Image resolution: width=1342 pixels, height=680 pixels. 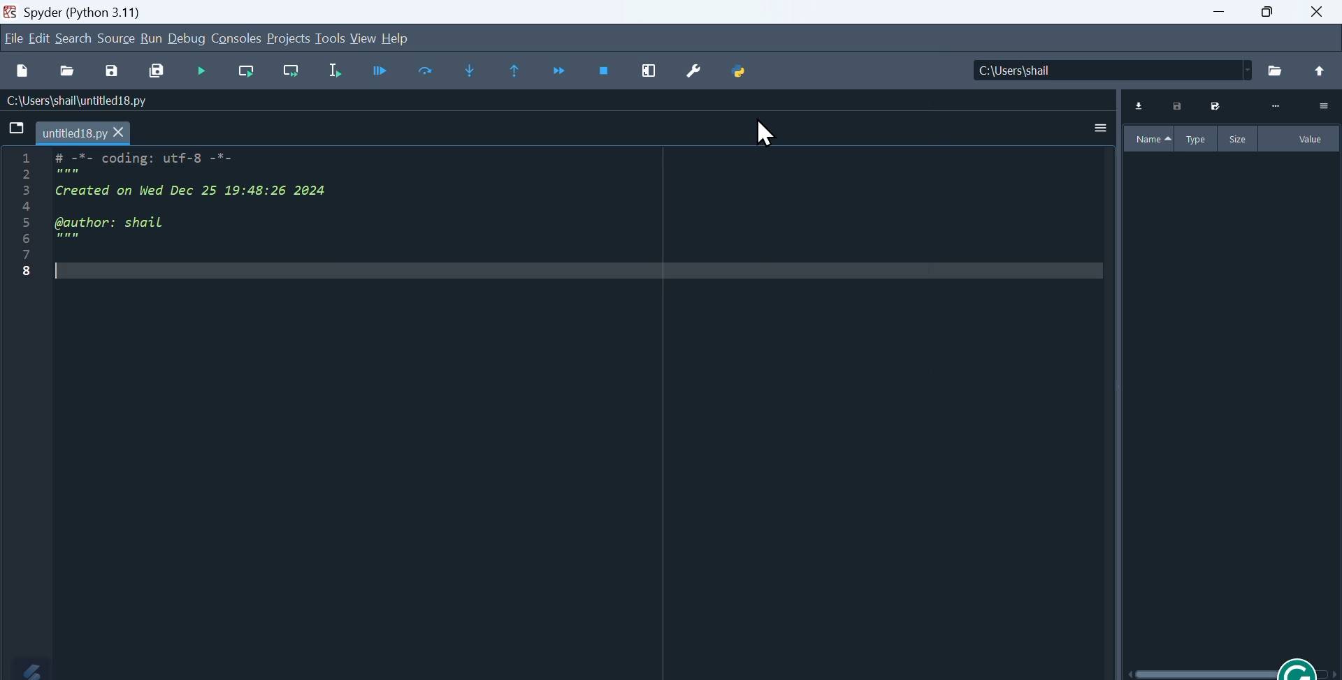 What do you see at coordinates (1095, 128) in the screenshot?
I see `More options` at bounding box center [1095, 128].